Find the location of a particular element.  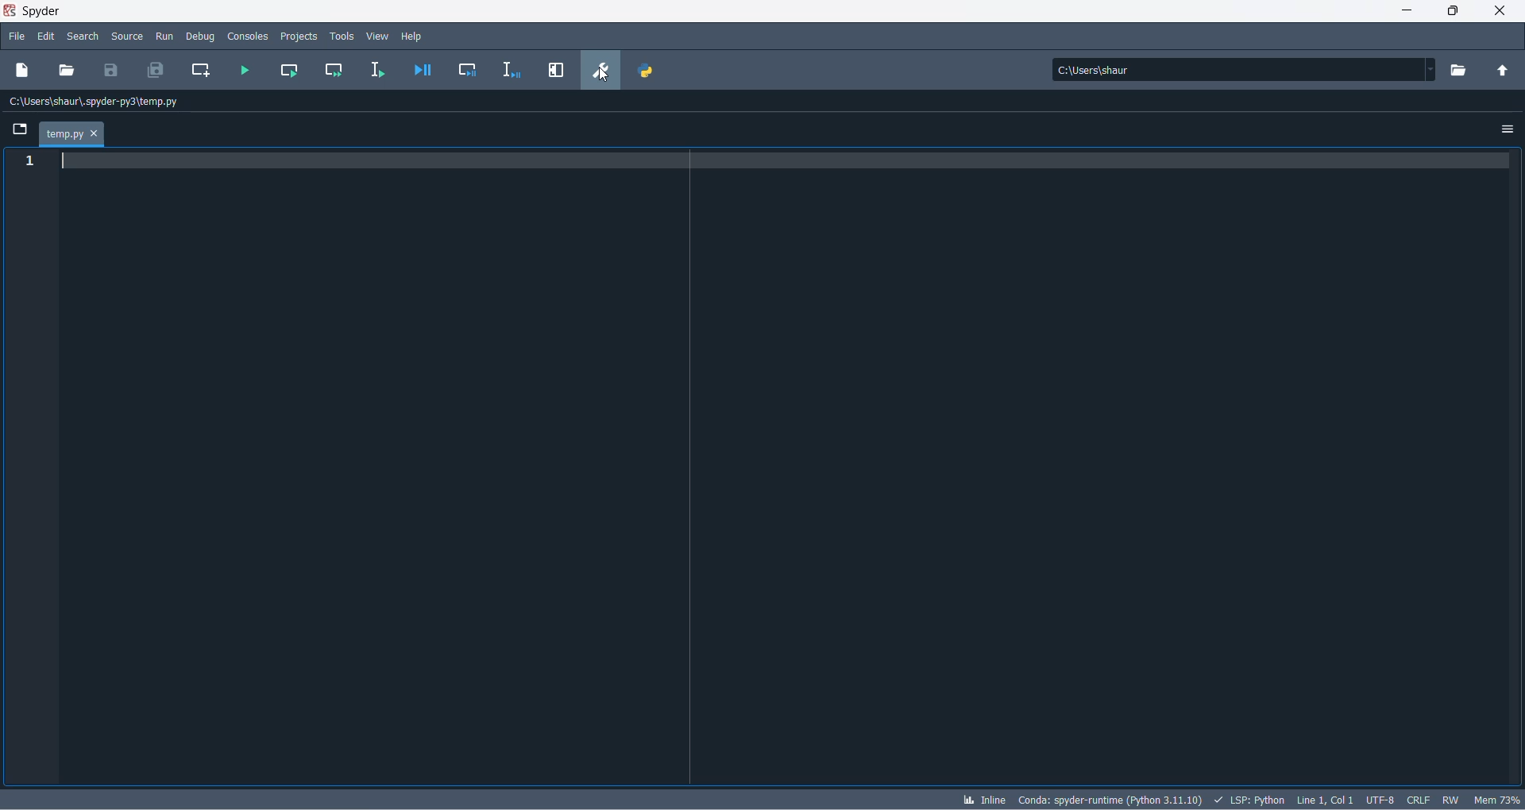

codepad is located at coordinates (787, 468).